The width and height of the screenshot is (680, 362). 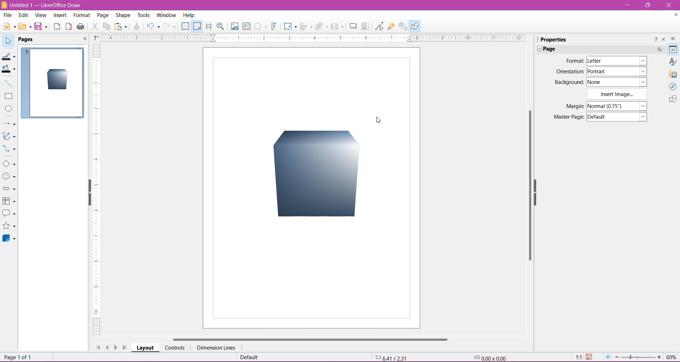 I want to click on Scroll to previous page, so click(x=107, y=347).